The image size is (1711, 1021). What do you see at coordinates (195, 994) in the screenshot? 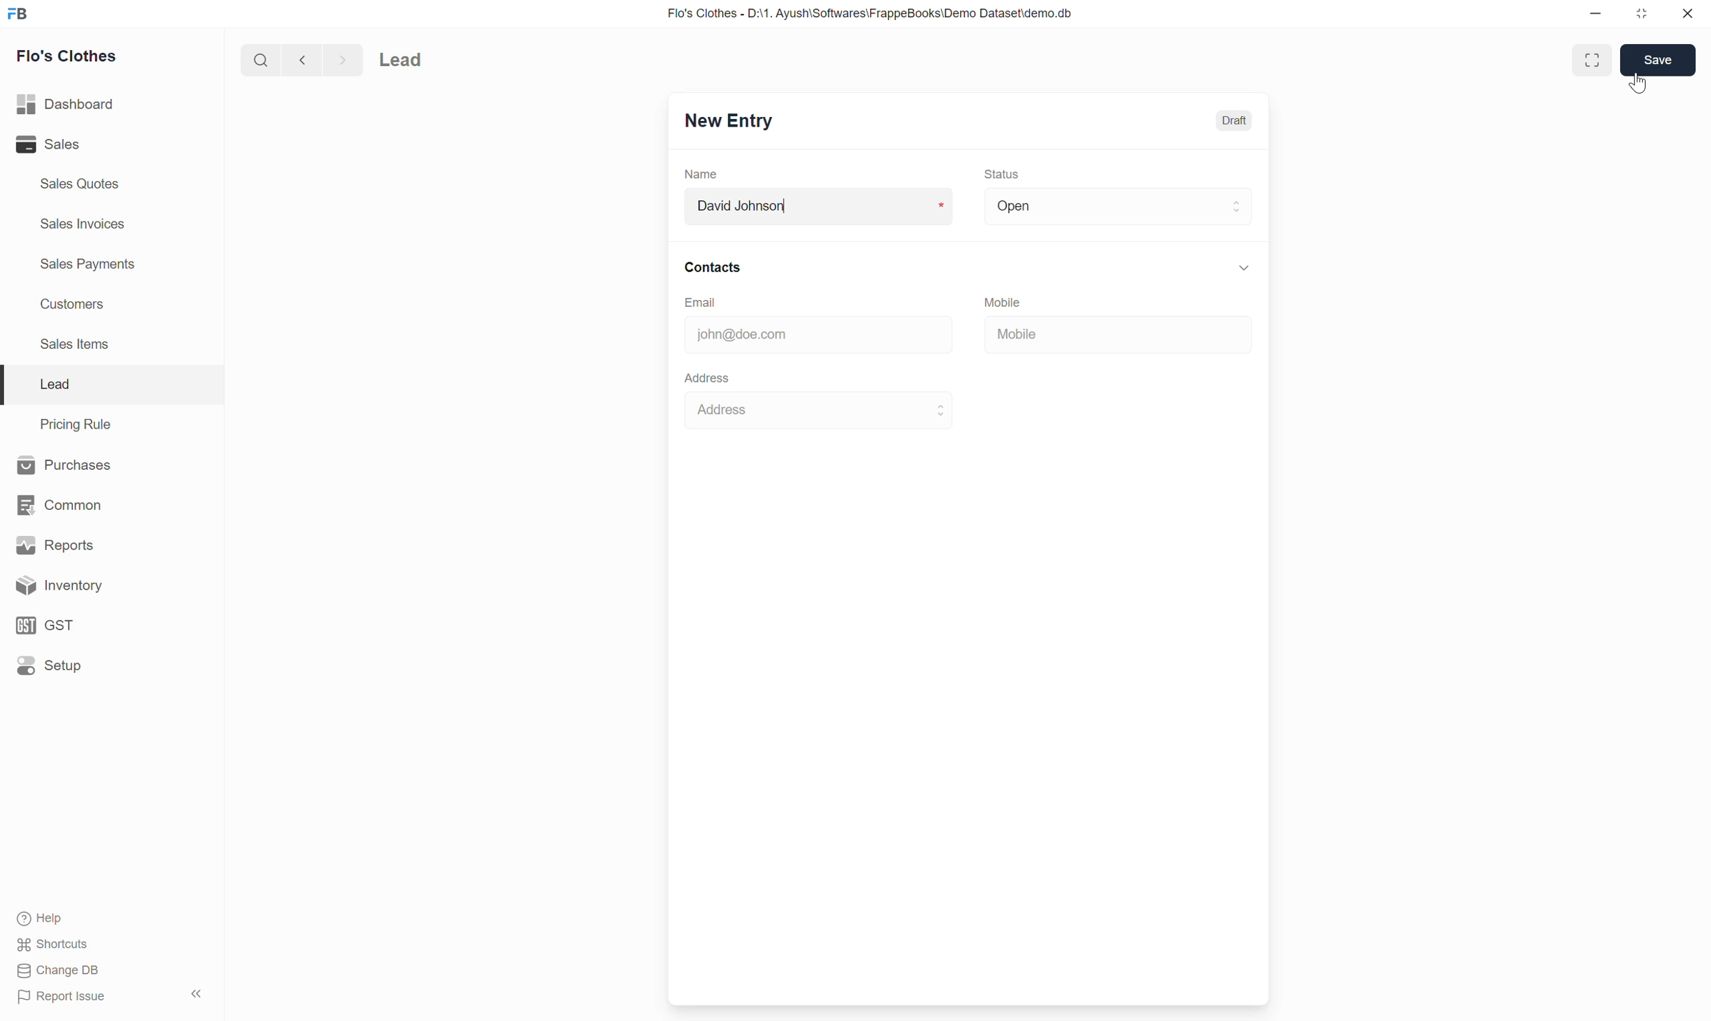
I see `Hide sidebar` at bounding box center [195, 994].